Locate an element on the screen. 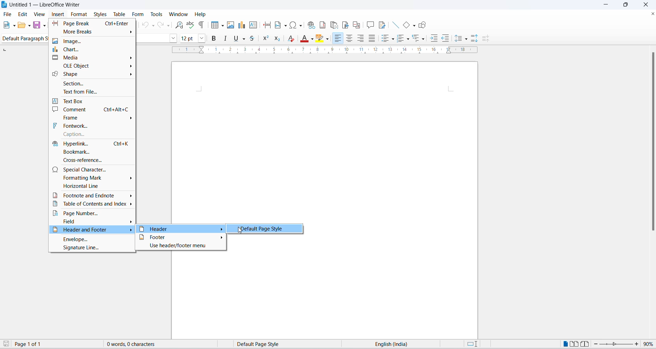 Image resolution: width=656 pixels, height=349 pixels. insert field is located at coordinates (280, 26).